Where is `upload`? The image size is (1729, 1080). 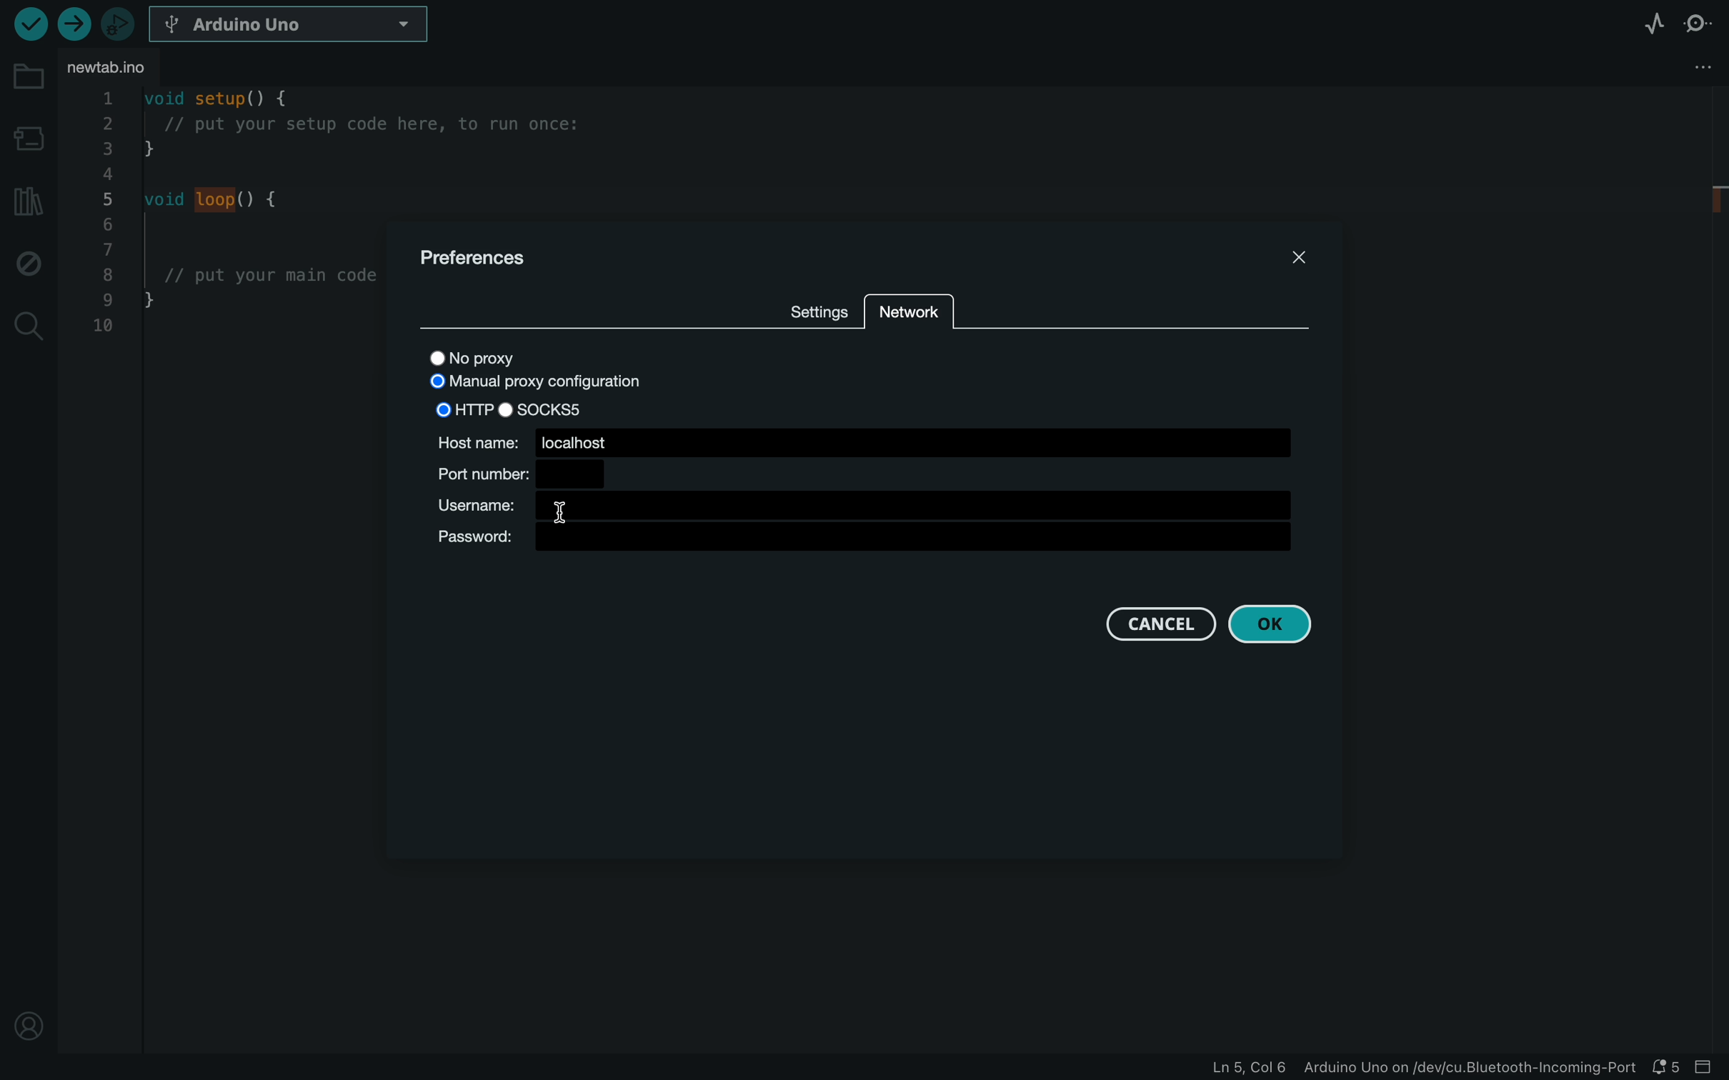
upload is located at coordinates (71, 24).